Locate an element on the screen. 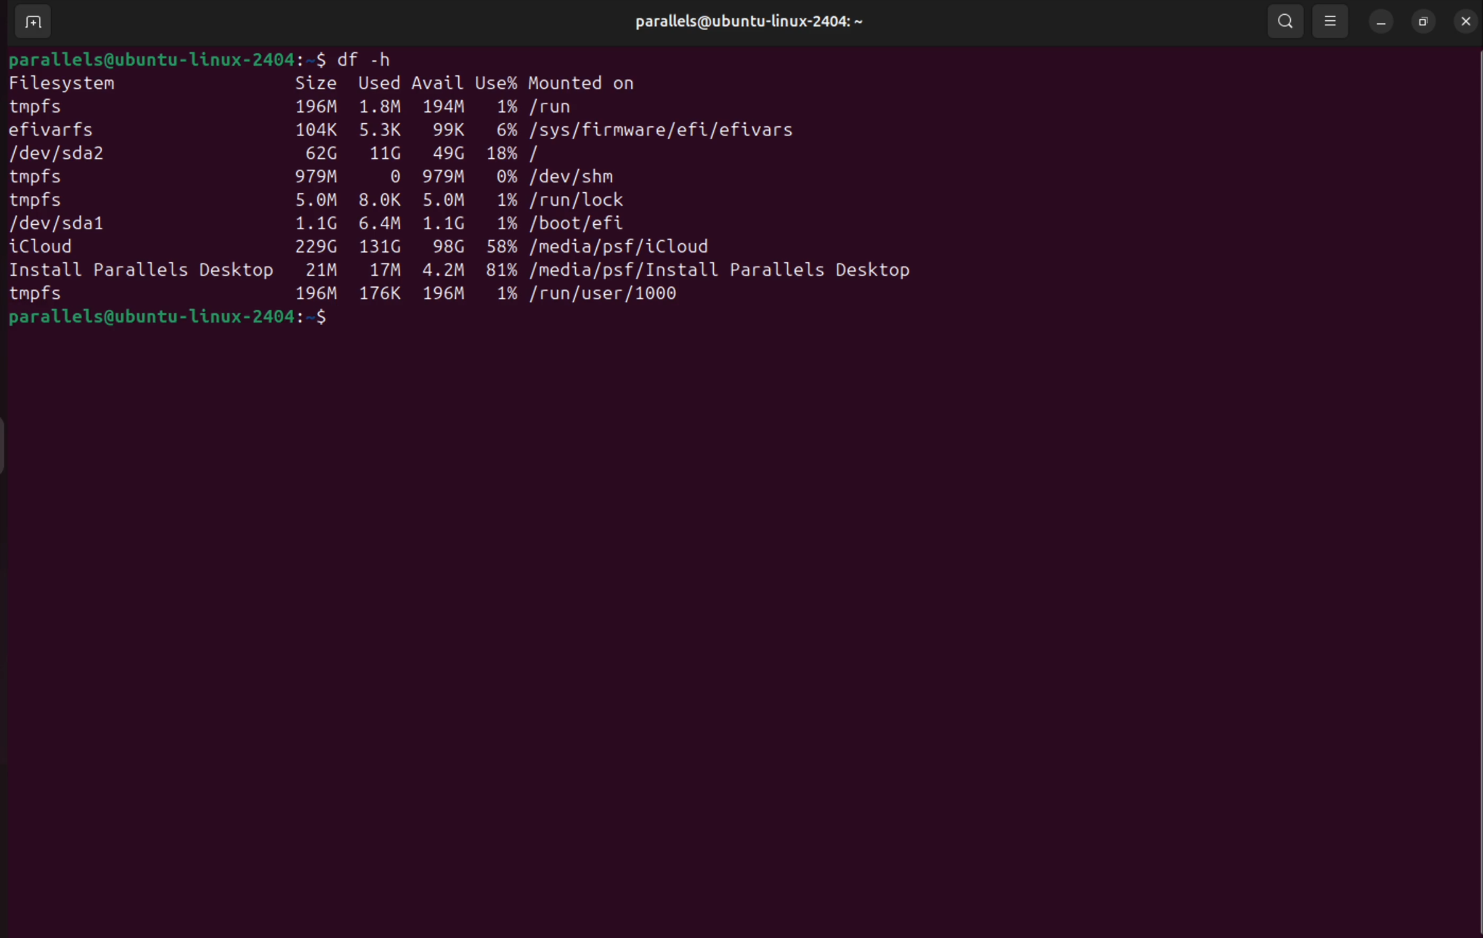 Image resolution: width=1483 pixels, height=938 pixels. 6% is located at coordinates (506, 130).